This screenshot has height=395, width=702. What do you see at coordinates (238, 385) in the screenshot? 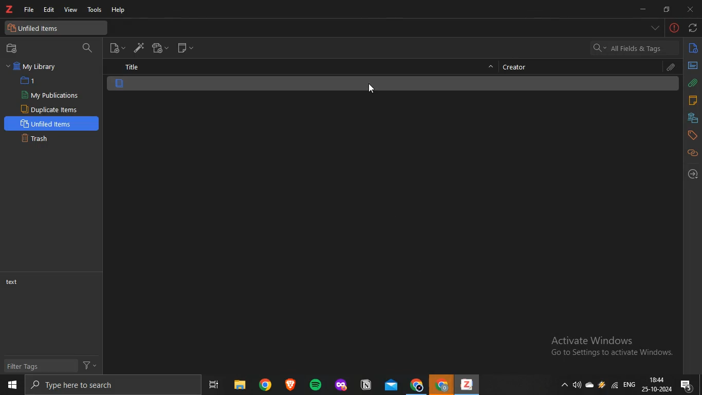
I see `files` at bounding box center [238, 385].